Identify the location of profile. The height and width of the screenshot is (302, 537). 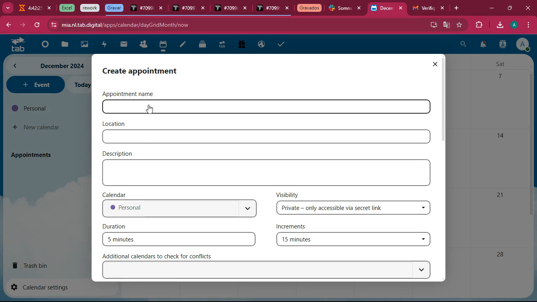
(522, 44).